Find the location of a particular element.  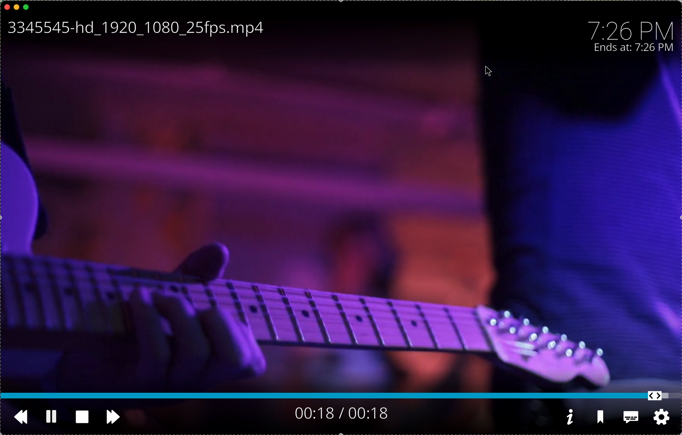

move foward is located at coordinates (115, 418).